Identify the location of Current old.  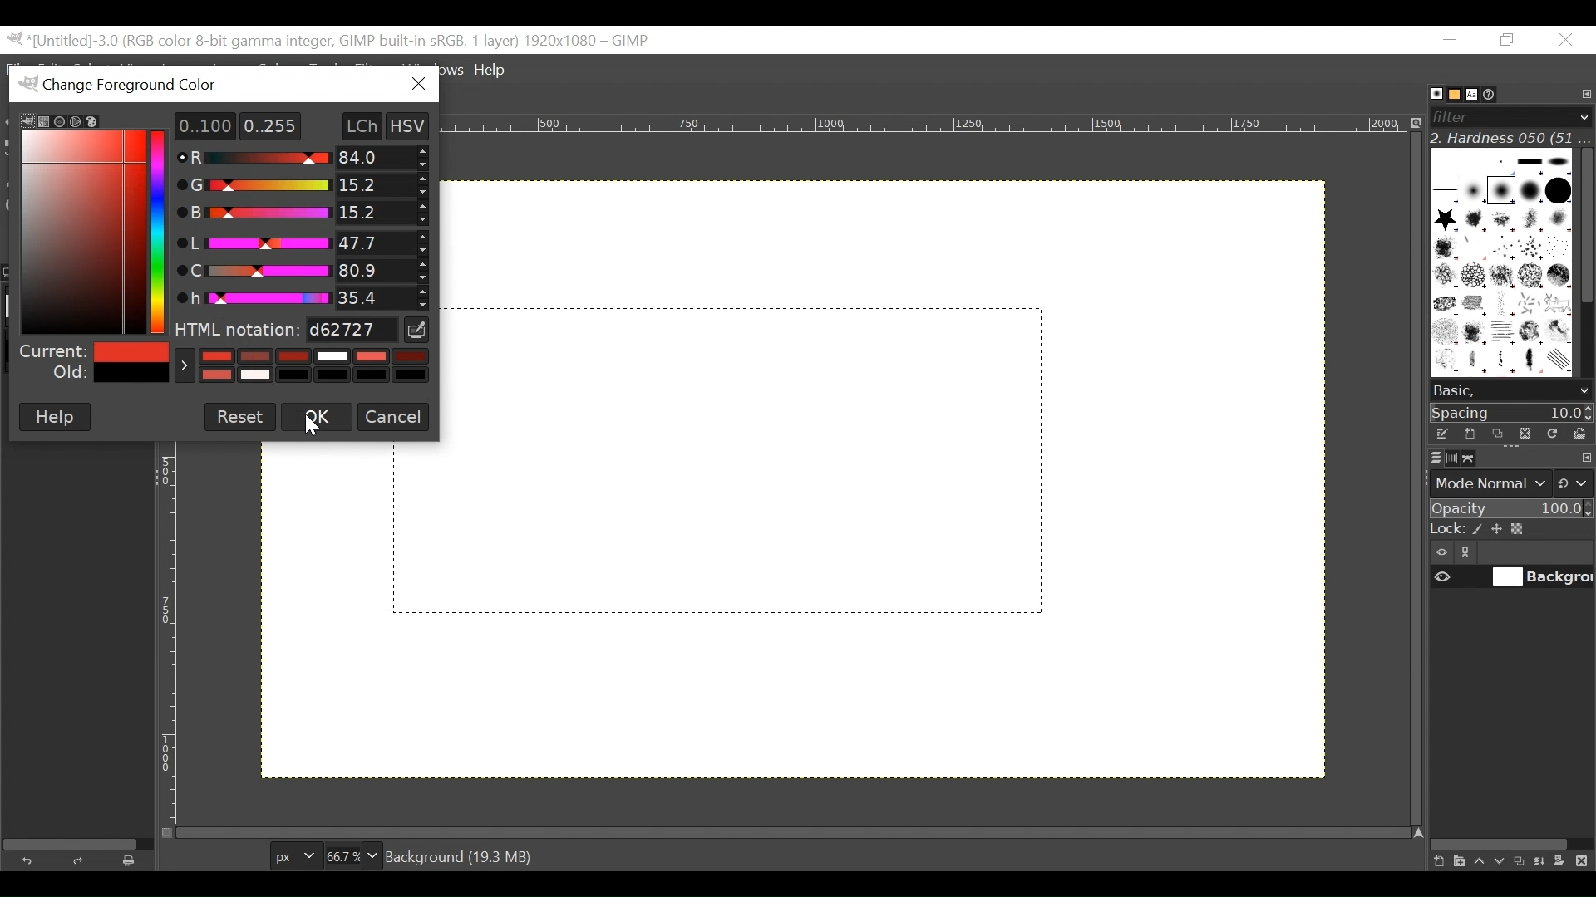
(92, 363).